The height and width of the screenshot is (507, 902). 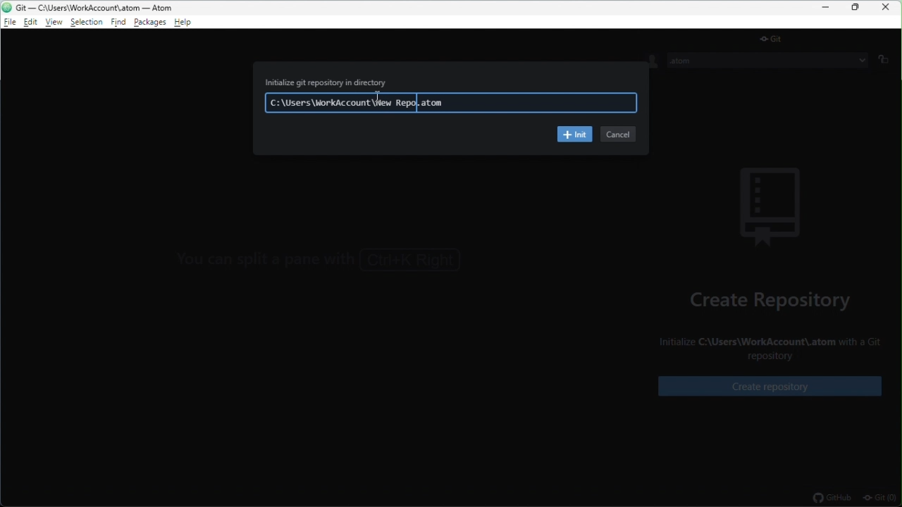 I want to click on find, so click(x=121, y=23).